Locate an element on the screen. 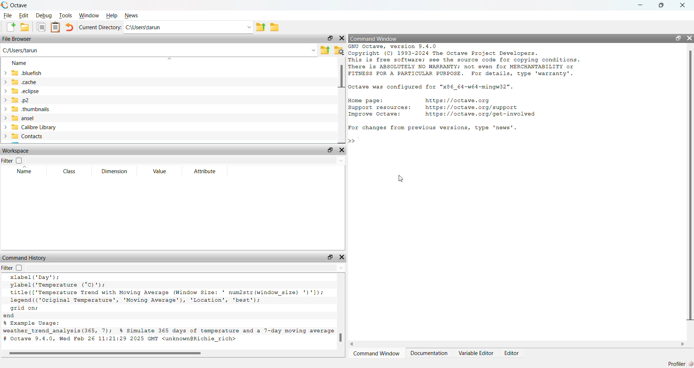 This screenshot has width=694, height=368. Contacts is located at coordinates (25, 136).